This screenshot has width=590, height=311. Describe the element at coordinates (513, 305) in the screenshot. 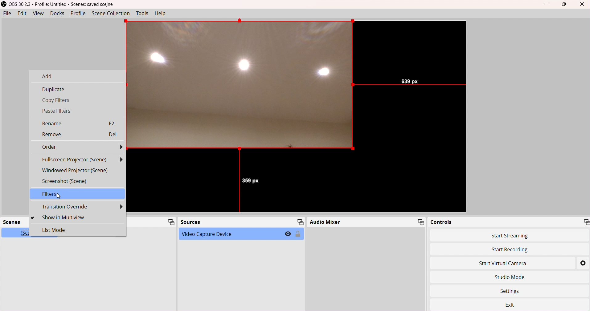

I see `Exit` at that location.